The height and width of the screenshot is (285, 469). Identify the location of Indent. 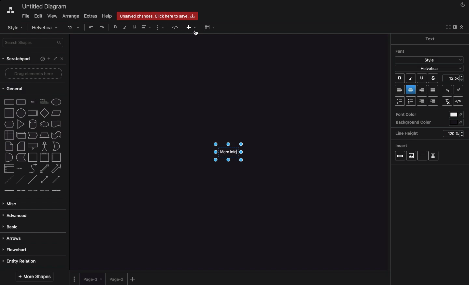
(434, 102).